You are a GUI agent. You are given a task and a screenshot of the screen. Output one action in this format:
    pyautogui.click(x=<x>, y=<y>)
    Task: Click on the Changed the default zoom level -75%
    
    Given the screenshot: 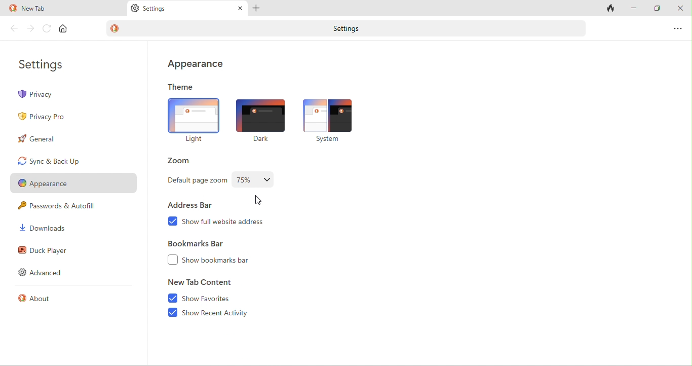 What is the action you would take?
    pyautogui.click(x=256, y=179)
    